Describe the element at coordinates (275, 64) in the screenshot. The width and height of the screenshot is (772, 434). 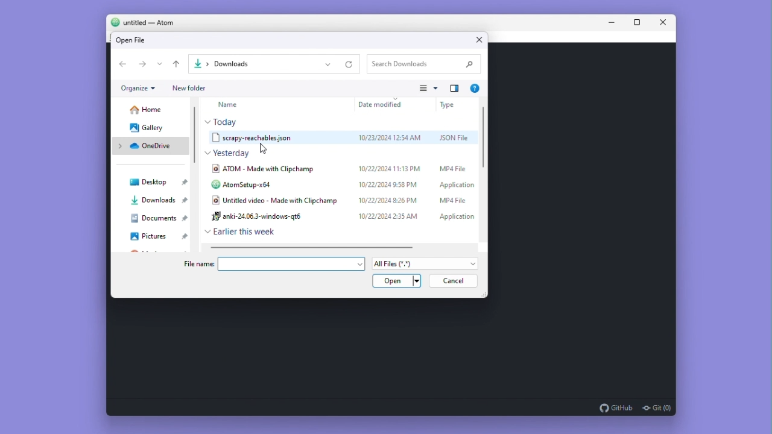
I see `Downloads` at that location.